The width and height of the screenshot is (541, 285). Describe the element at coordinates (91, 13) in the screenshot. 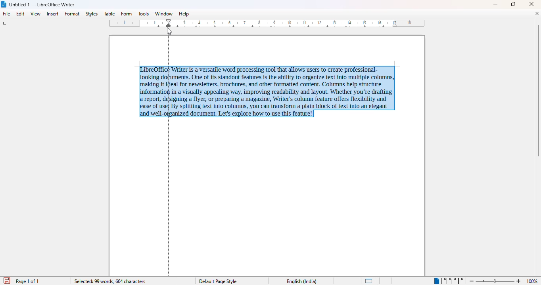

I see `styles` at that location.